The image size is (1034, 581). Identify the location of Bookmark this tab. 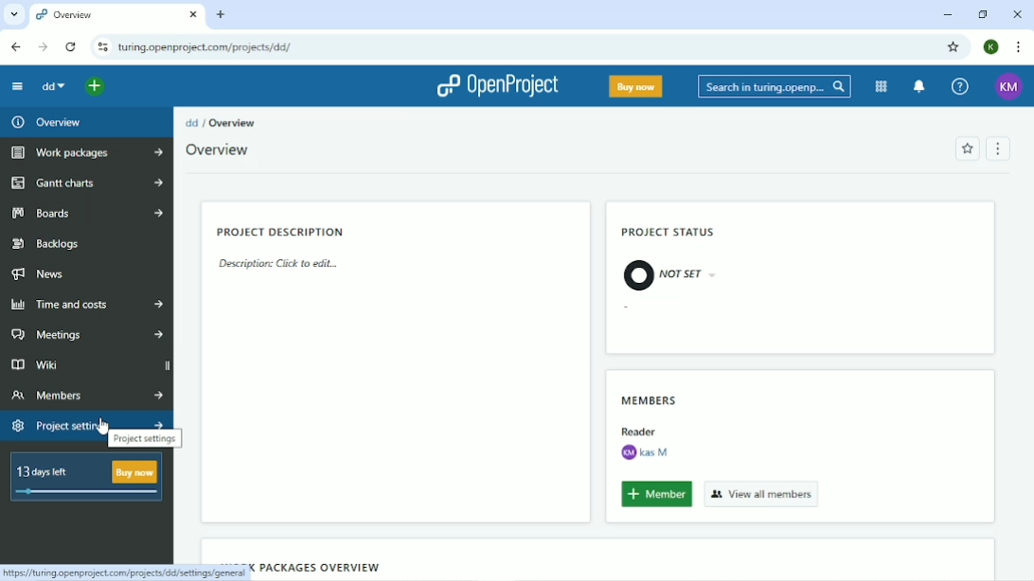
(954, 47).